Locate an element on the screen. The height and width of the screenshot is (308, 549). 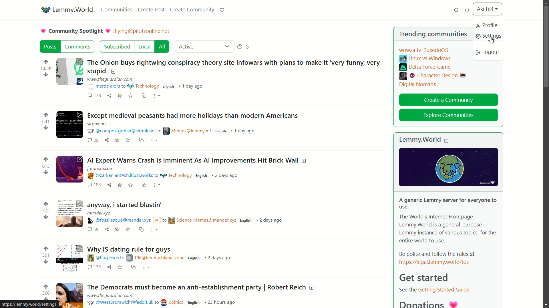
supporting help is located at coordinates (240, 47).